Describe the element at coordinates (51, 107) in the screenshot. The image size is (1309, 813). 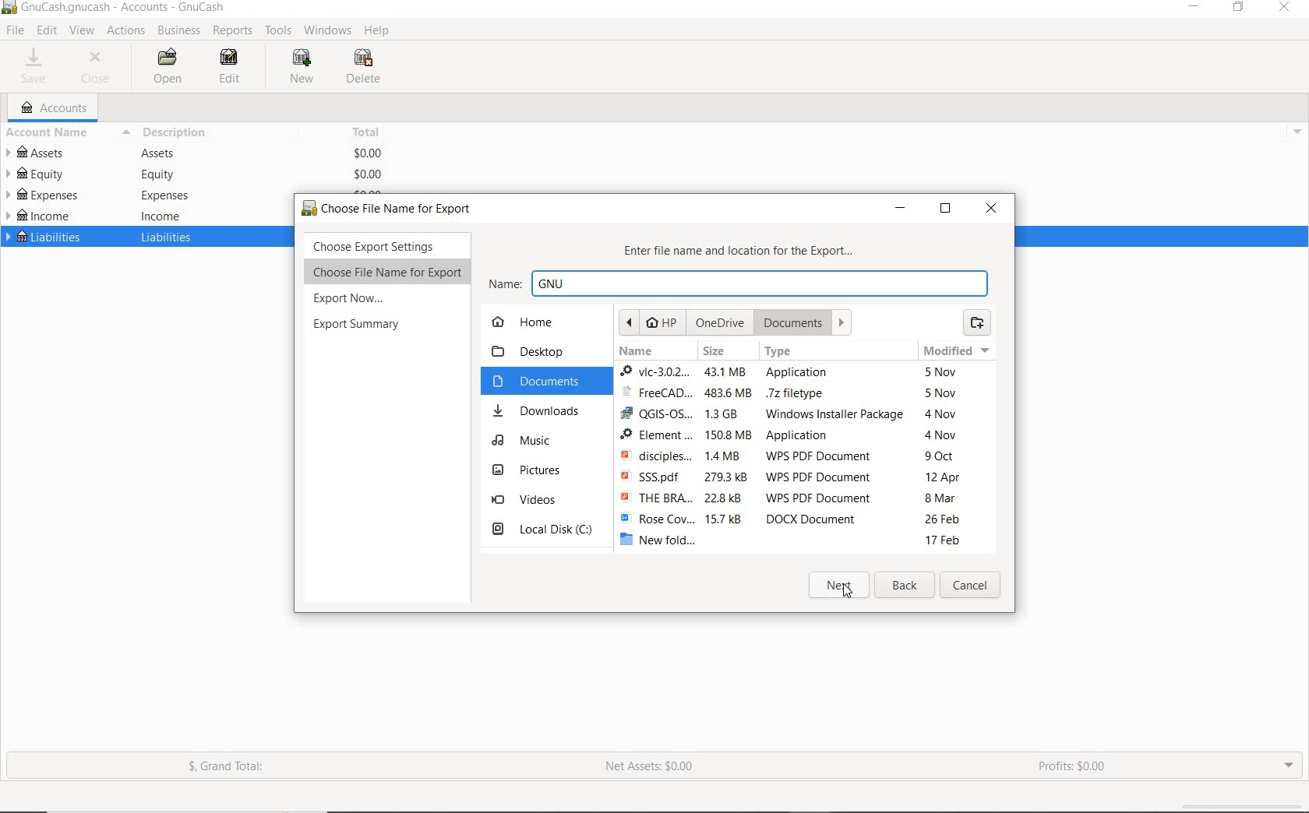
I see `ACCOUNTS` at that location.